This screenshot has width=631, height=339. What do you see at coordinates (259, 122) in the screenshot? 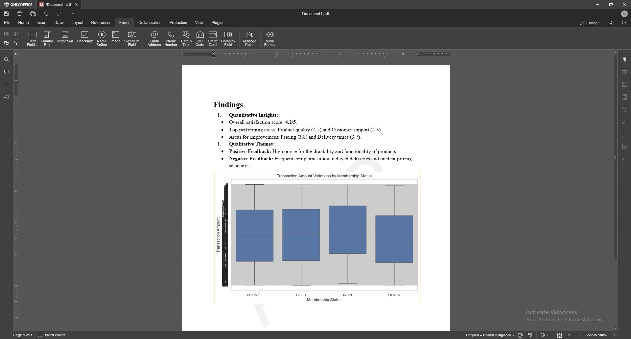
I see `® Overall satisfaction score: 4.2/5.` at bounding box center [259, 122].